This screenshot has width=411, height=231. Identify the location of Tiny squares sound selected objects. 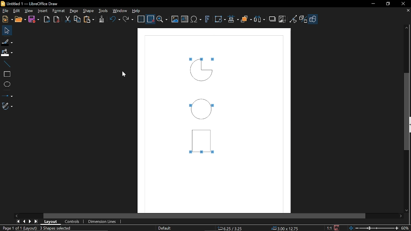
(215, 152).